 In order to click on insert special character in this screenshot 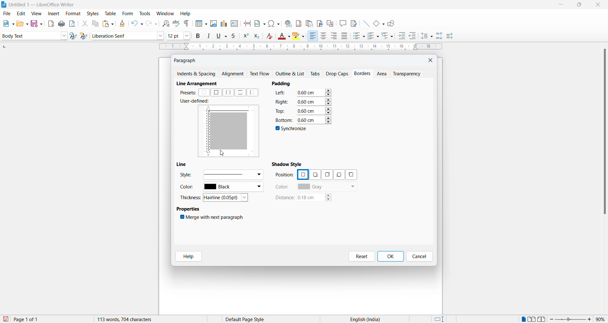, I will do `click(273, 22)`.